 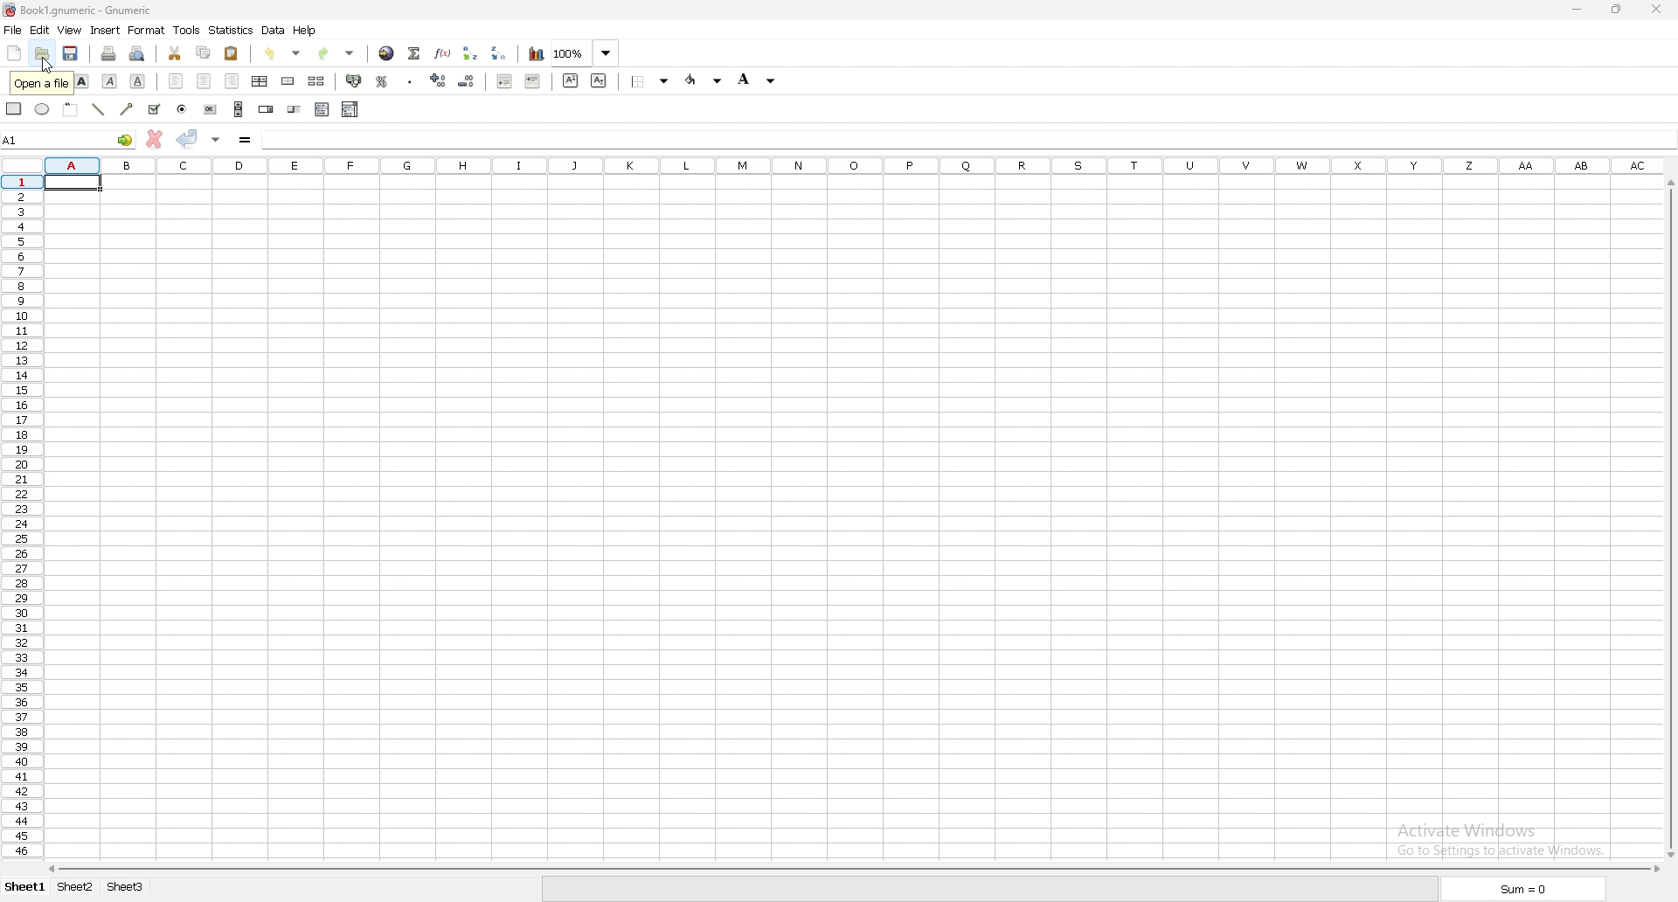 What do you see at coordinates (232, 54) in the screenshot?
I see `paste` at bounding box center [232, 54].